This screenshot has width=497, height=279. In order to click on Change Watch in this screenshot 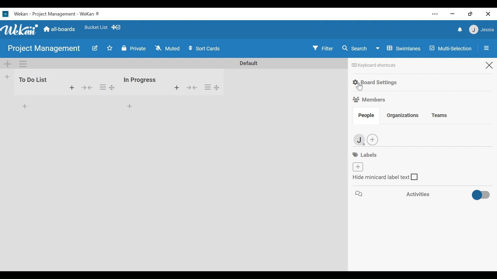, I will do `click(168, 48)`.